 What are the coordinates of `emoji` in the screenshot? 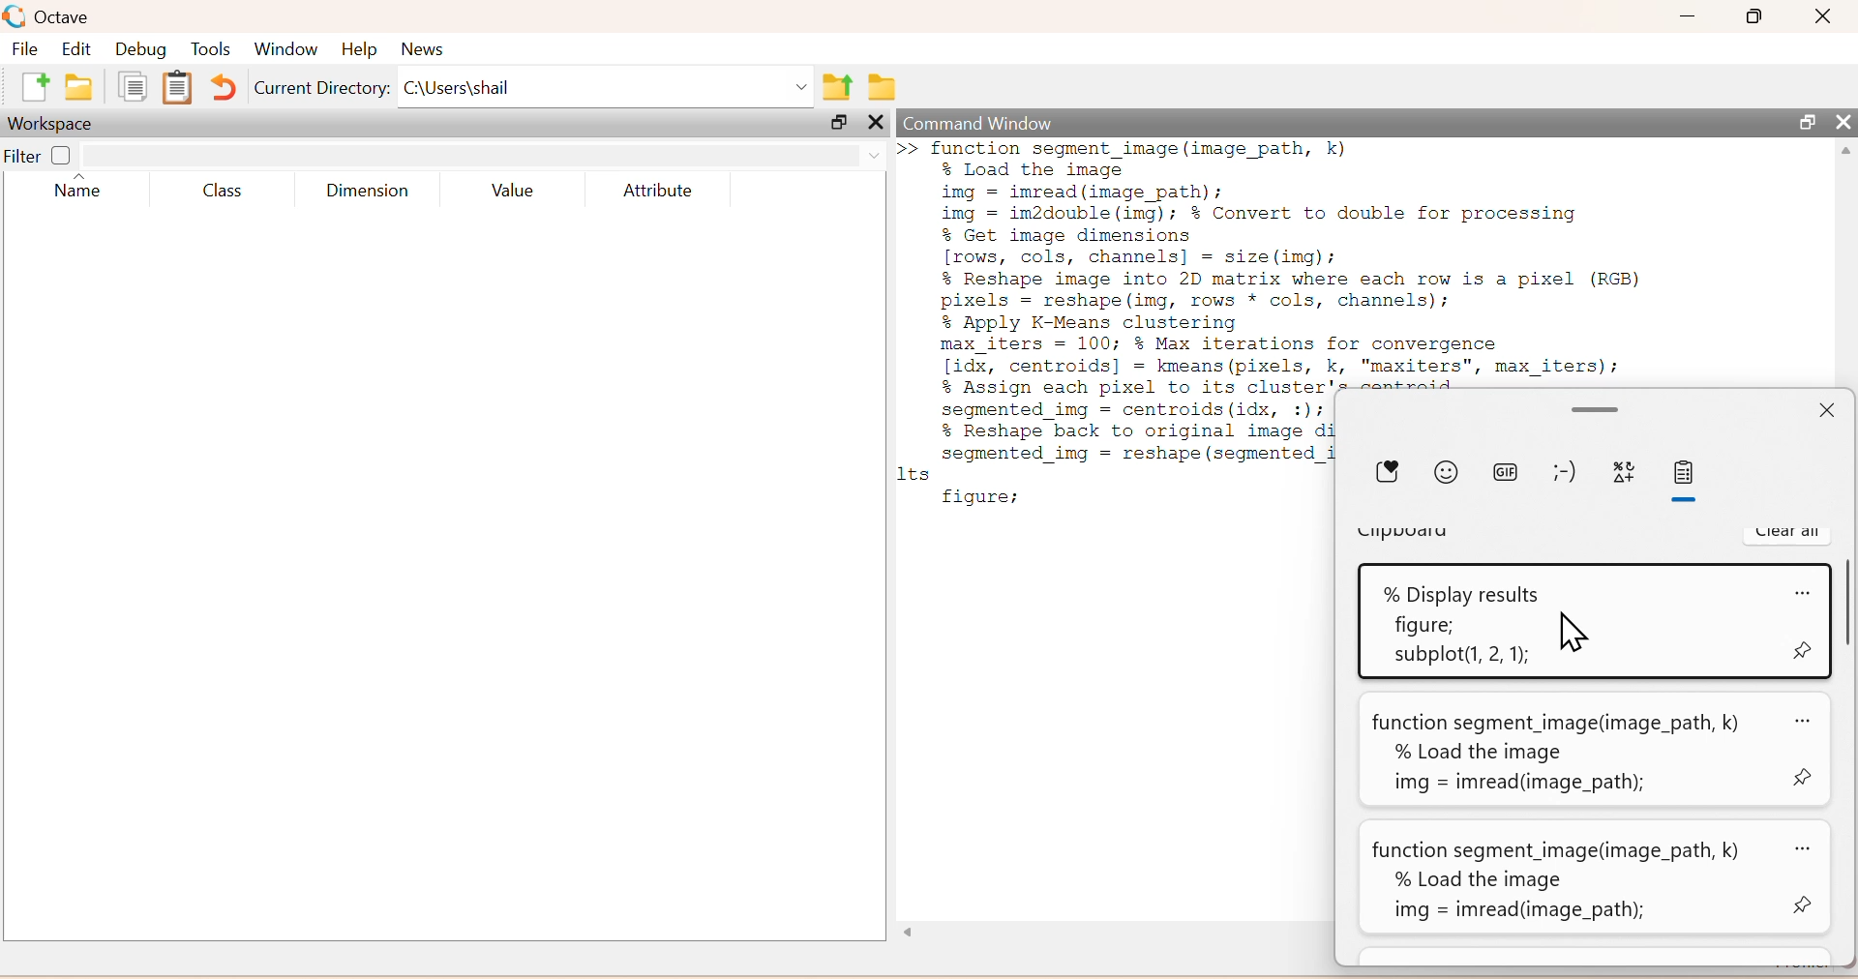 It's located at (1449, 473).